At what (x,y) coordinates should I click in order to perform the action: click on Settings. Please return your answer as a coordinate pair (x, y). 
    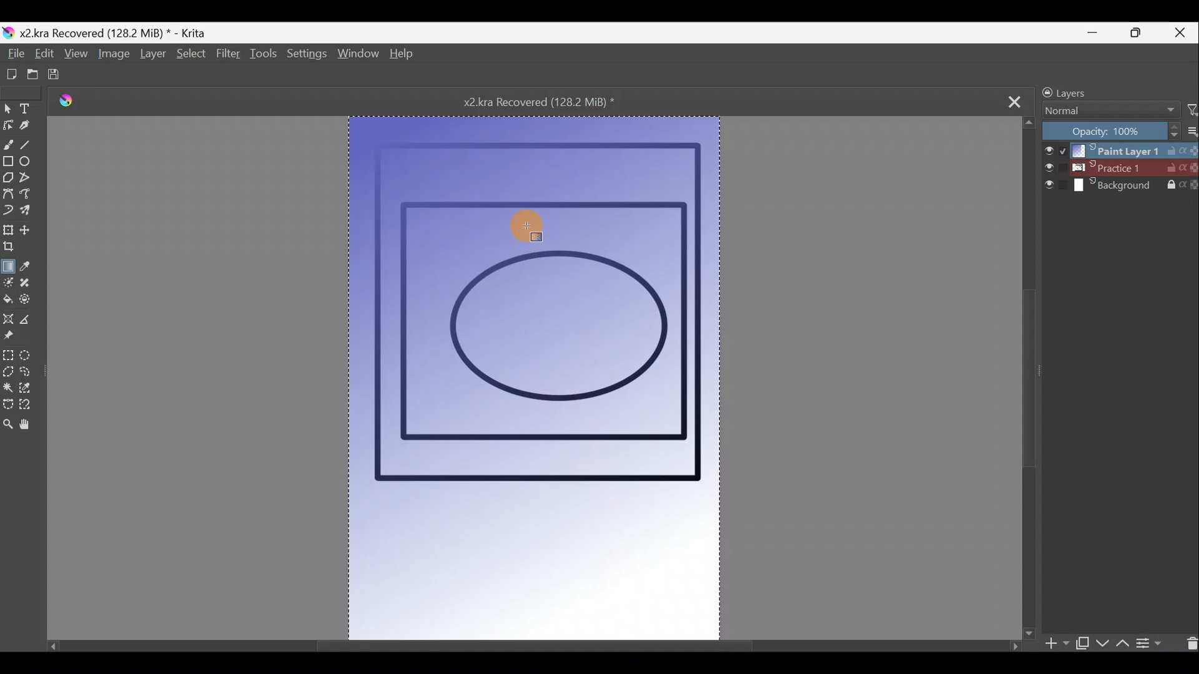
    Looking at the image, I should click on (308, 57).